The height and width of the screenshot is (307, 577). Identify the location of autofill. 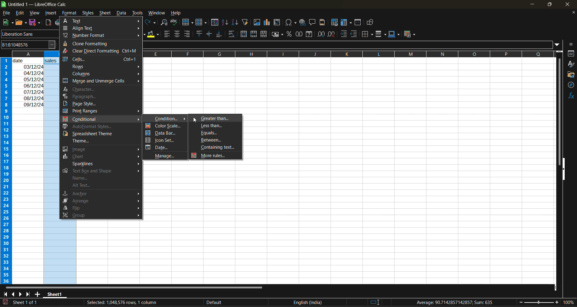
(247, 22).